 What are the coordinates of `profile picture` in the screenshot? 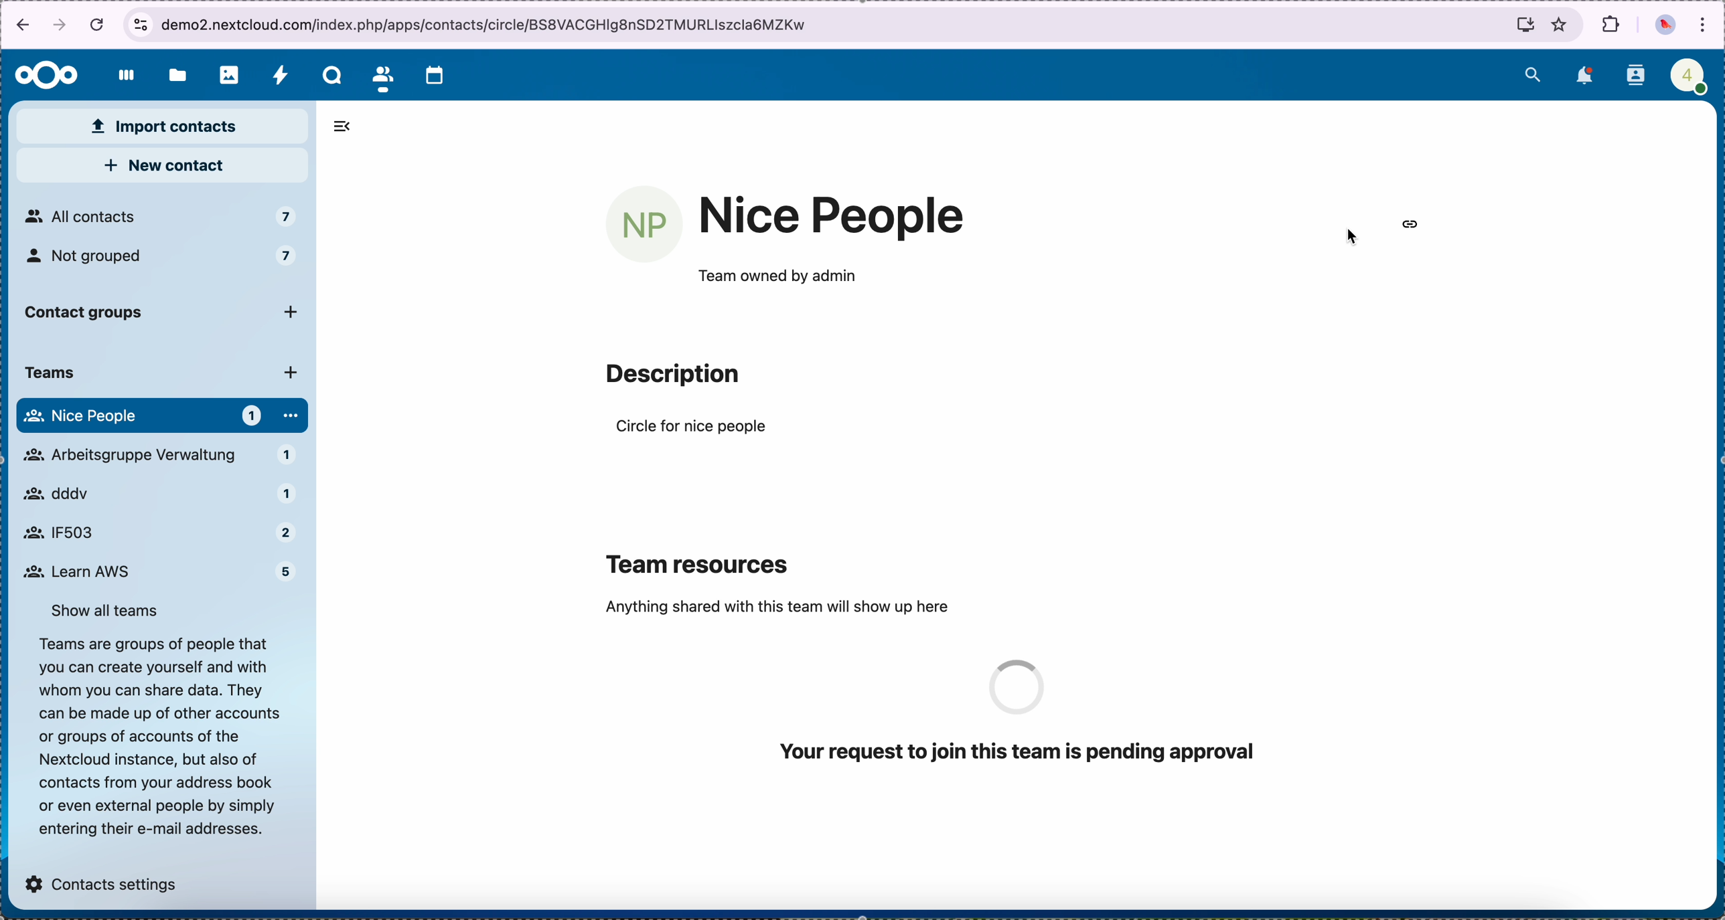 It's located at (645, 225).